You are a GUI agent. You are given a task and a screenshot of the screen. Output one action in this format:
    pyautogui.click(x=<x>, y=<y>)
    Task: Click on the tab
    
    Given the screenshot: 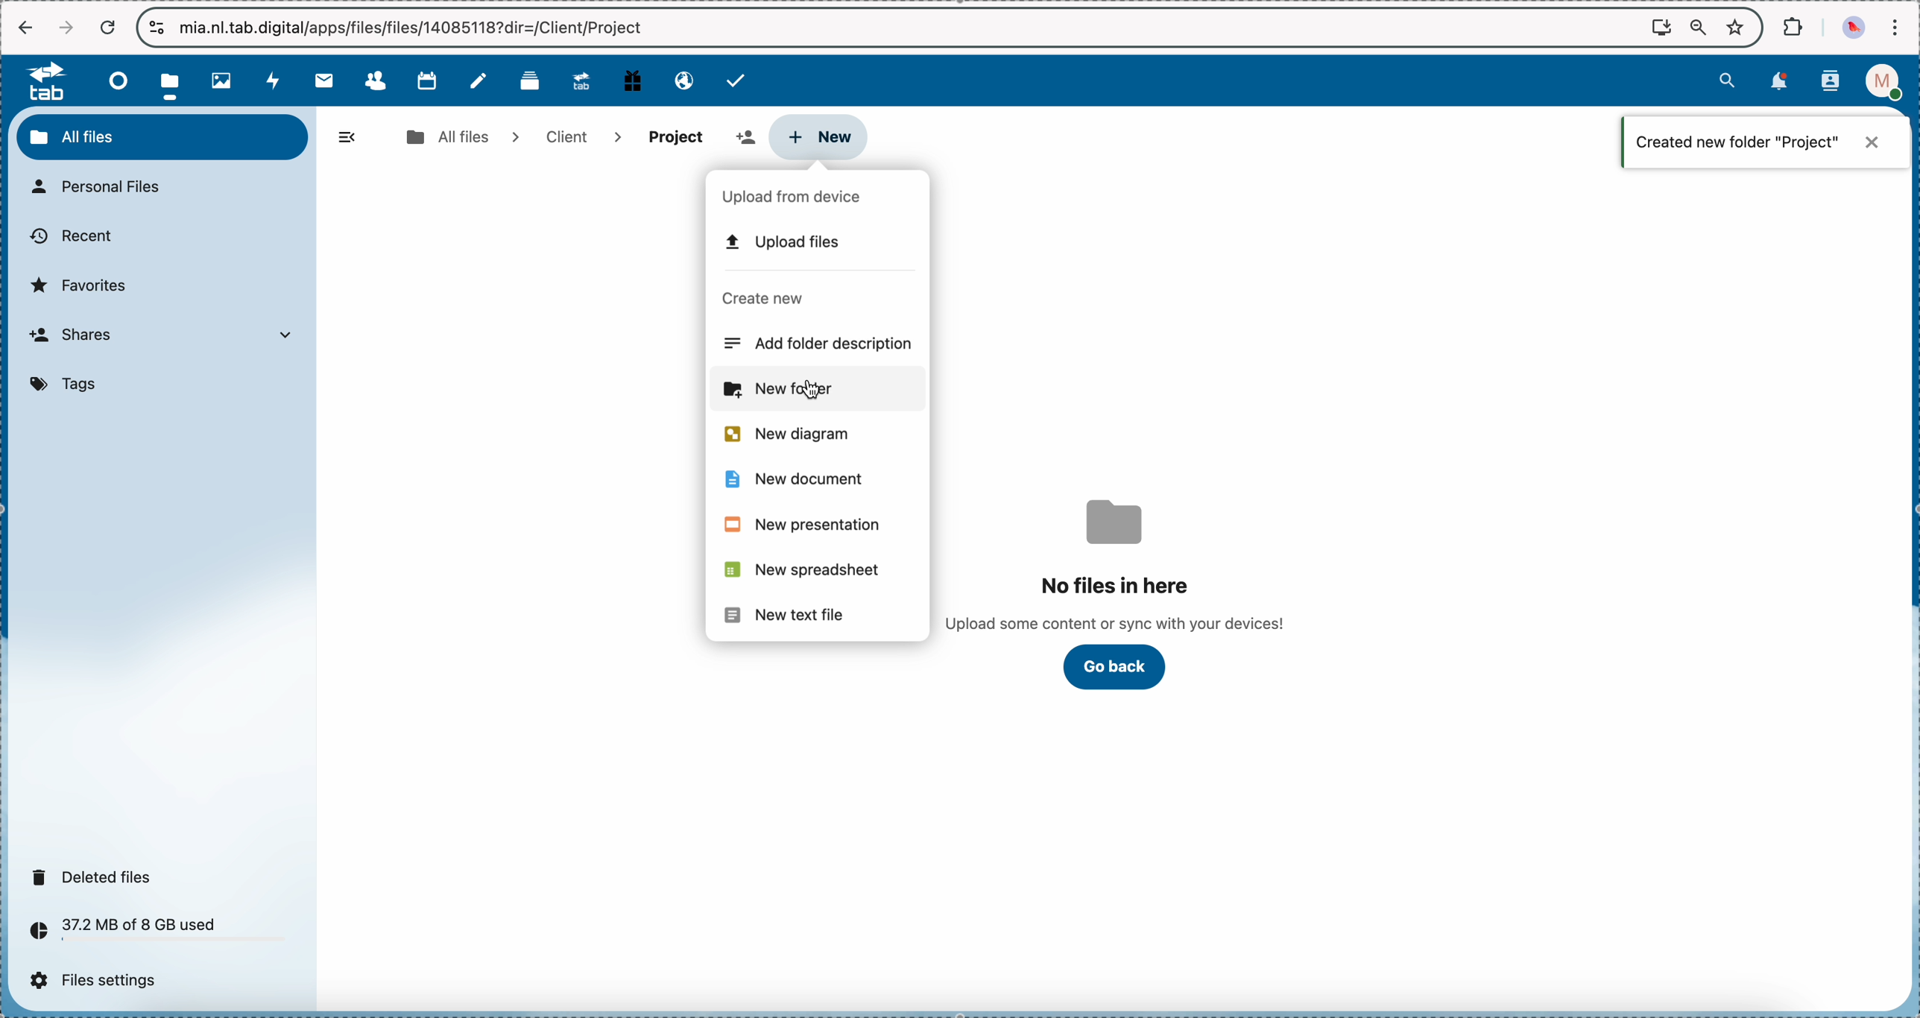 What is the action you would take?
    pyautogui.click(x=40, y=80)
    